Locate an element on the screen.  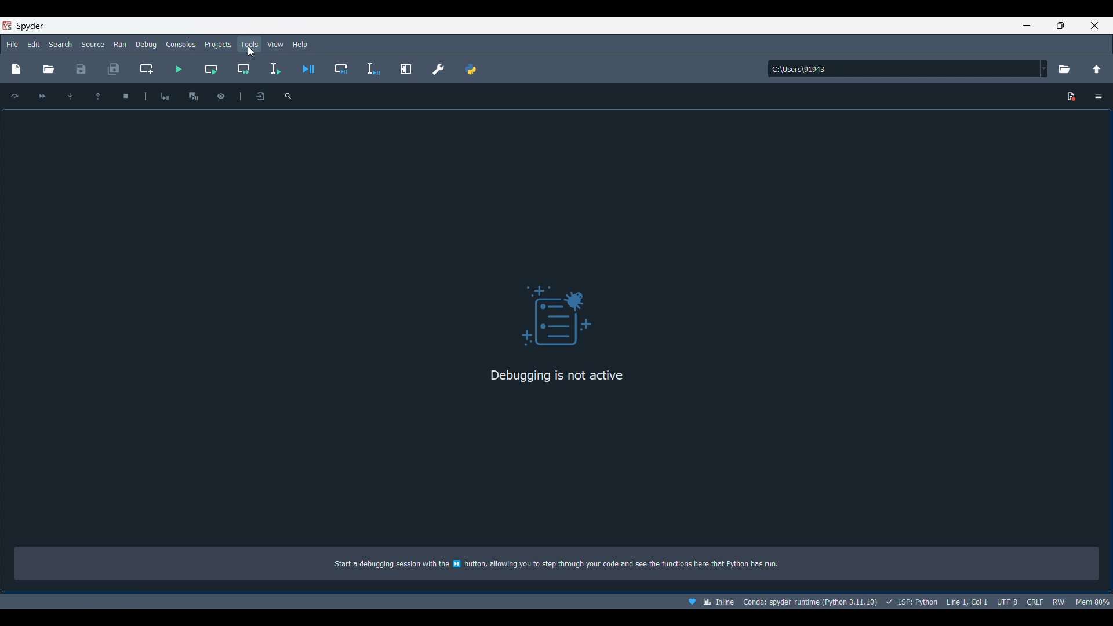
Tools menu is located at coordinates (250, 45).